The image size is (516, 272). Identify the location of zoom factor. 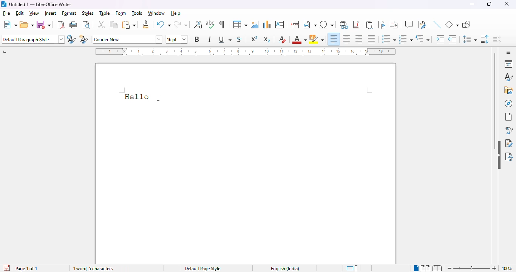
(507, 268).